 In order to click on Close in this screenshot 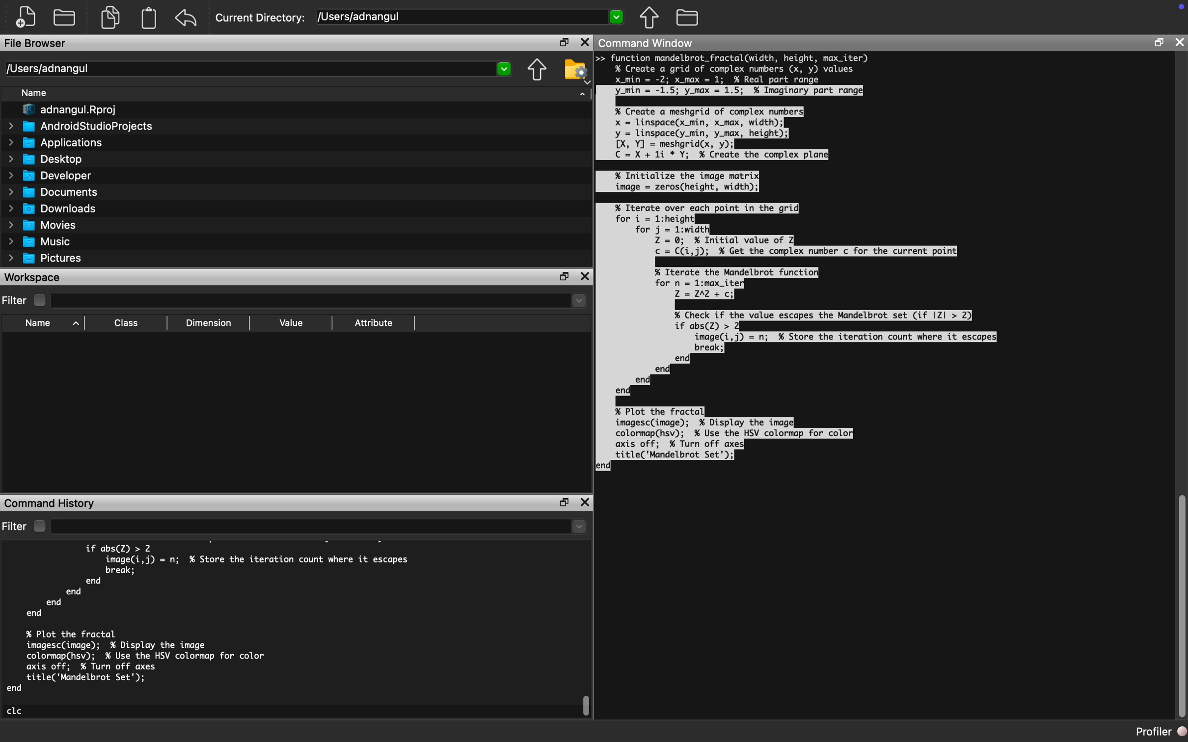, I will do `click(586, 276)`.